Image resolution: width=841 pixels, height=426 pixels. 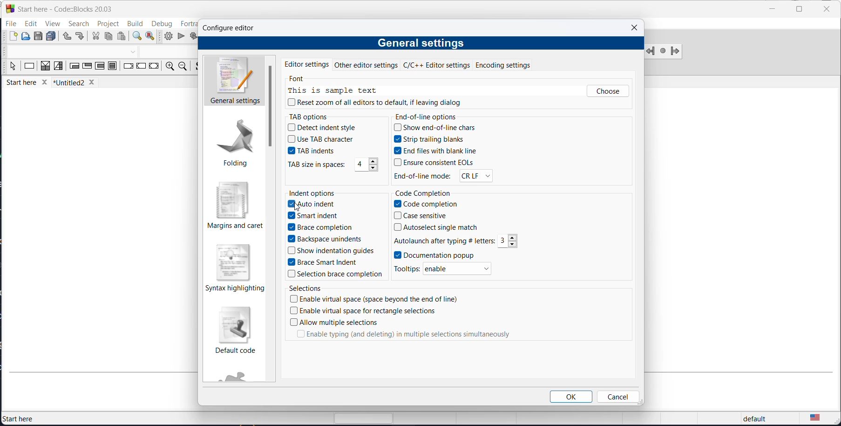 What do you see at coordinates (425, 42) in the screenshot?
I see `general settings` at bounding box center [425, 42].